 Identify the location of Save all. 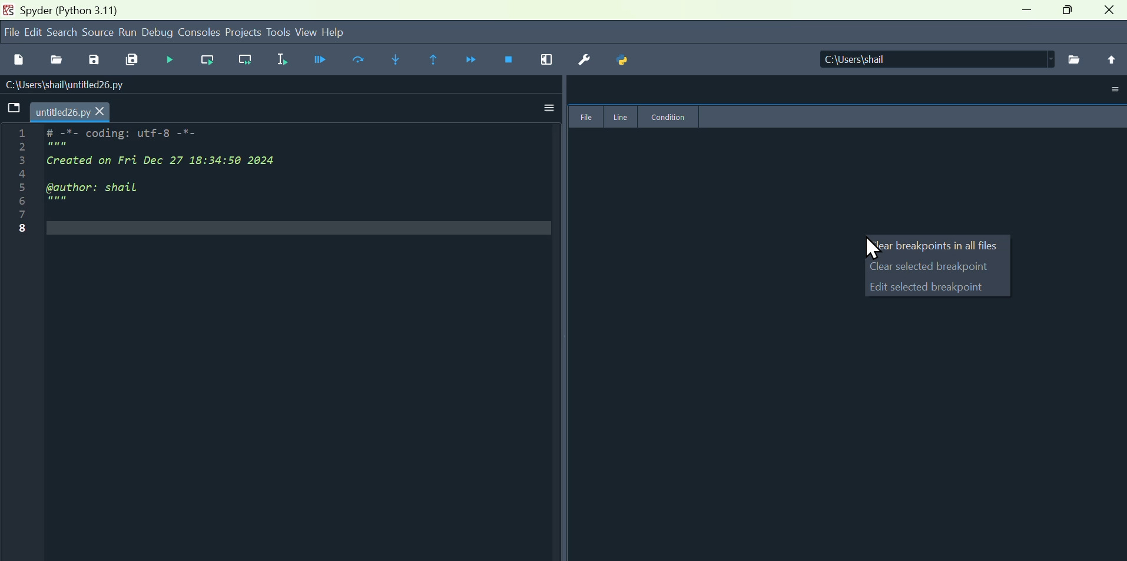
(134, 61).